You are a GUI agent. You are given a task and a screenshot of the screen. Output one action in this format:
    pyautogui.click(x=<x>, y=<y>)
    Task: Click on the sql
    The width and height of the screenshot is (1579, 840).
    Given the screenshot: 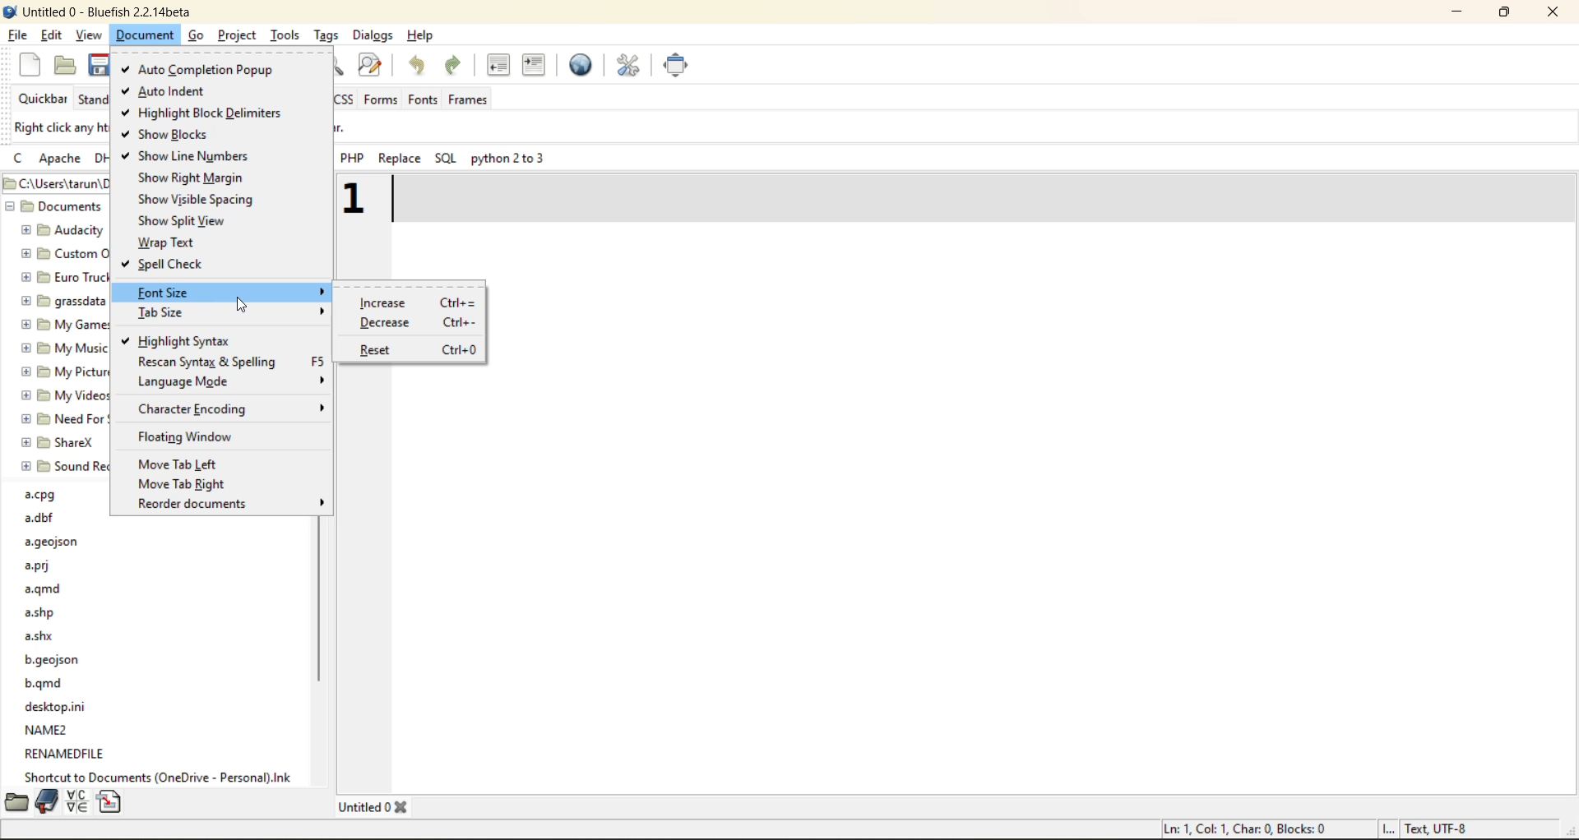 What is the action you would take?
    pyautogui.click(x=447, y=157)
    